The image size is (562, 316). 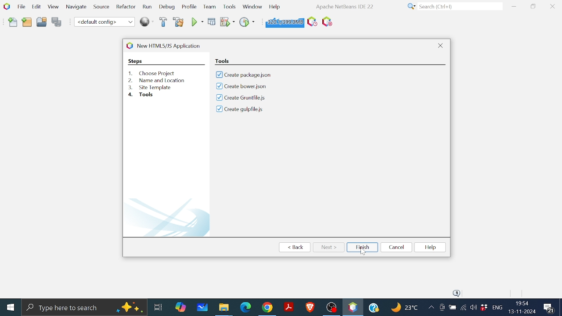 I want to click on Debug, so click(x=167, y=7).